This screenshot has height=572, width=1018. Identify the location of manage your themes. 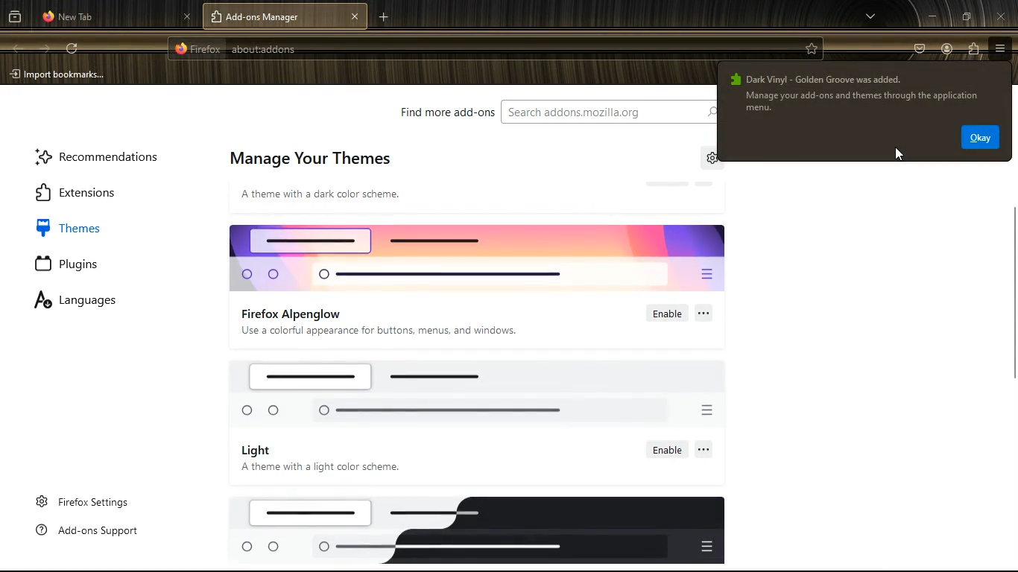
(310, 160).